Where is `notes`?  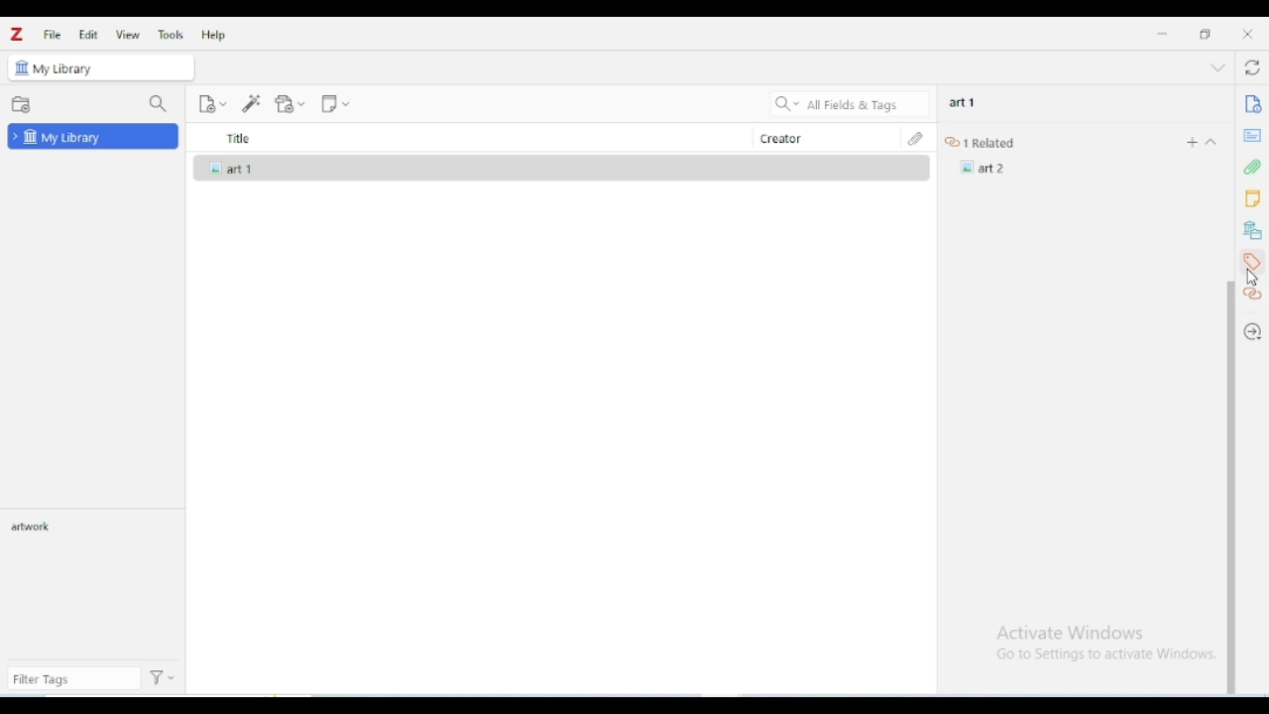
notes is located at coordinates (1252, 198).